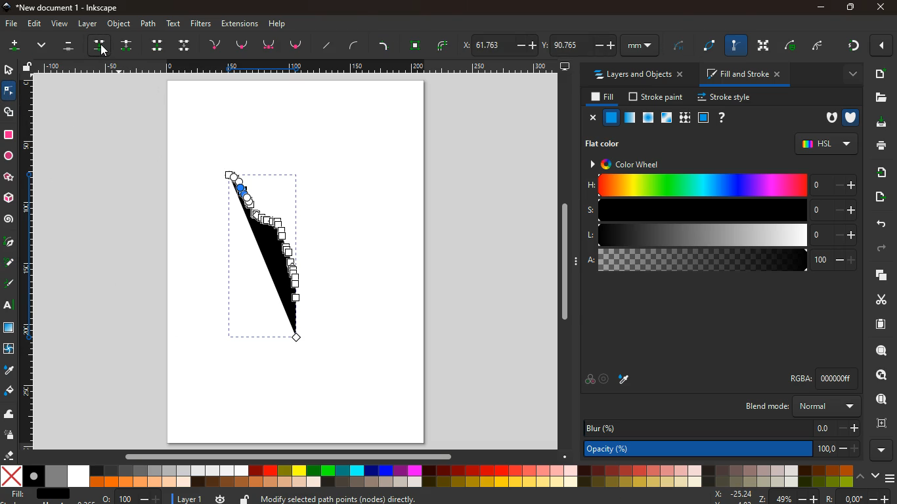 The width and height of the screenshot is (897, 504). I want to click on blend mode, so click(804, 406).